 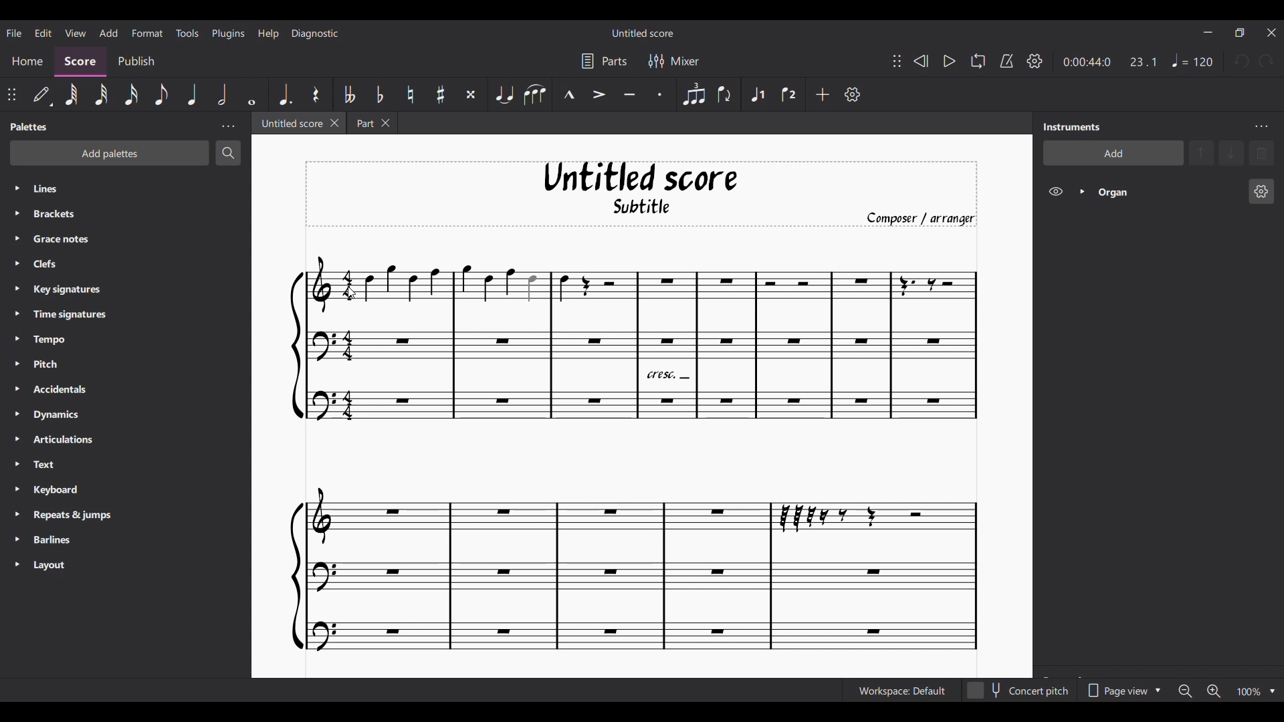 I want to click on Earlier tab, so click(x=372, y=122).